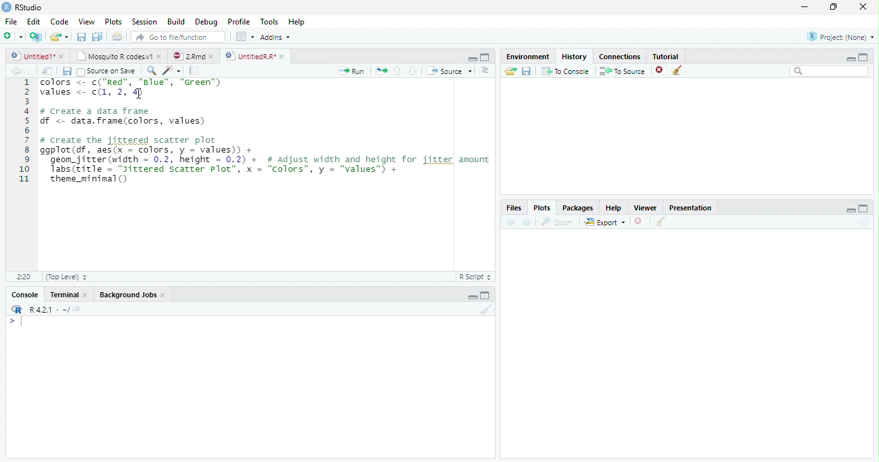 This screenshot has width=879, height=462. Describe the element at coordinates (476, 277) in the screenshot. I see `R Script` at that location.